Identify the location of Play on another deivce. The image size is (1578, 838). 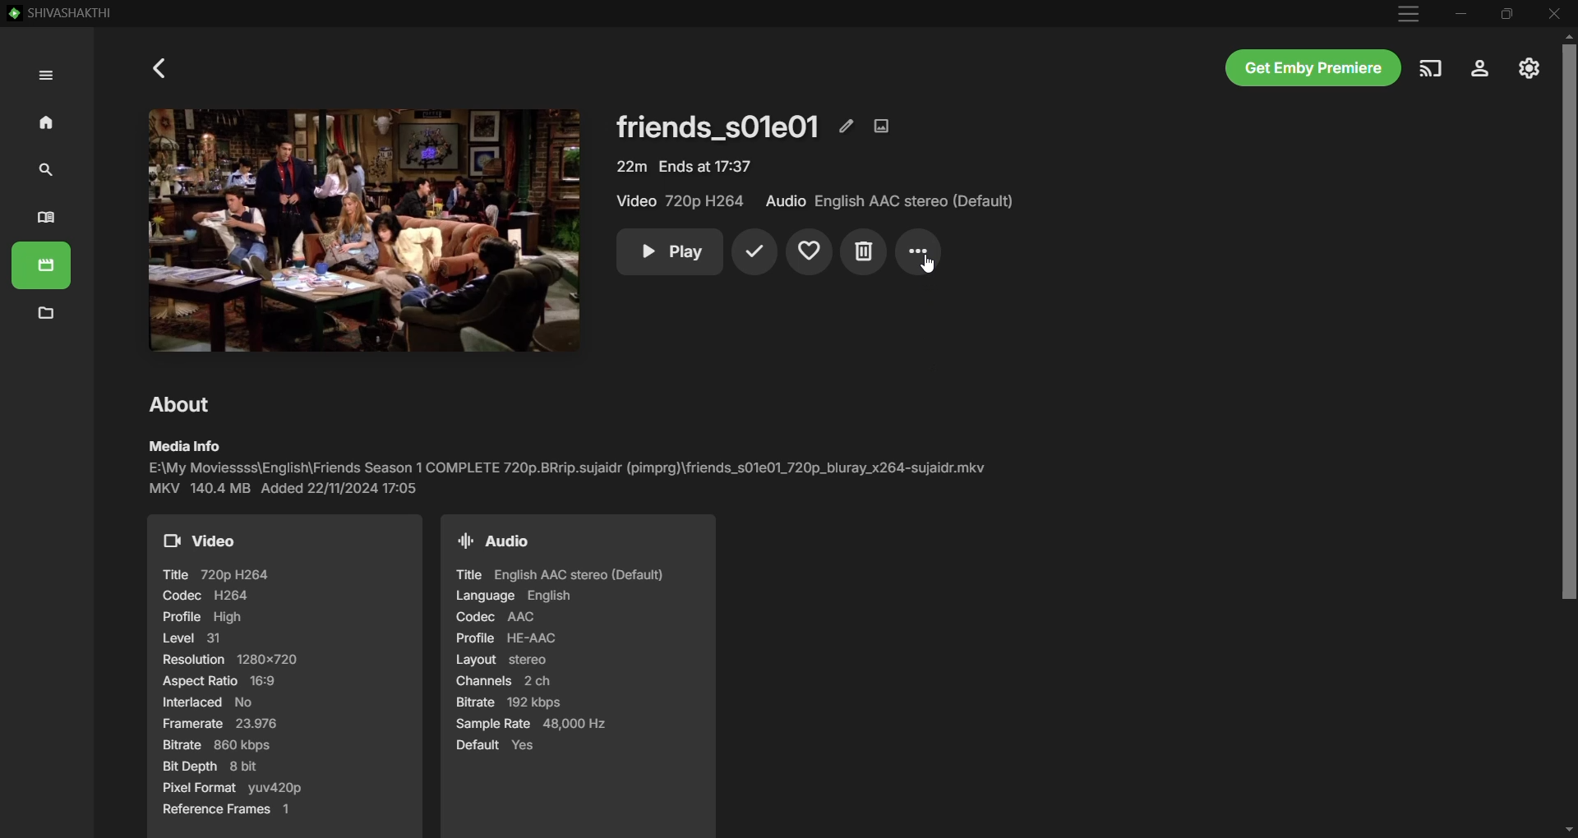
(1431, 69).